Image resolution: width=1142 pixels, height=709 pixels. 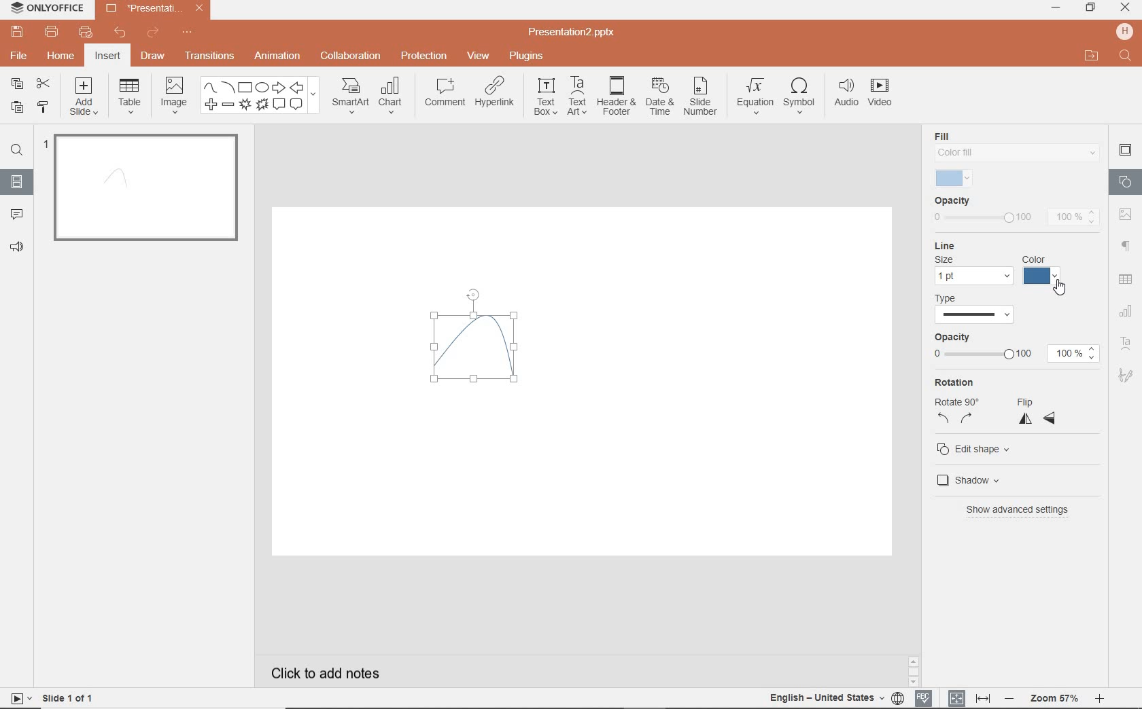 I want to click on show advanced settings, so click(x=1021, y=511).